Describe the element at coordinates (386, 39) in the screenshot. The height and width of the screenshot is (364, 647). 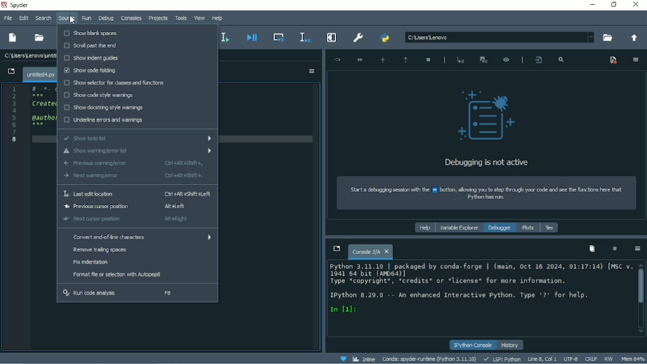
I see `PYTHONPATH manager` at that location.